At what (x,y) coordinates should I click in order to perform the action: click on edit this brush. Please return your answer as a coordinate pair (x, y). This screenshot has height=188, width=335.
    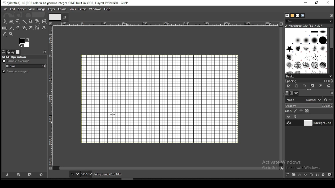
    Looking at the image, I should click on (288, 86).